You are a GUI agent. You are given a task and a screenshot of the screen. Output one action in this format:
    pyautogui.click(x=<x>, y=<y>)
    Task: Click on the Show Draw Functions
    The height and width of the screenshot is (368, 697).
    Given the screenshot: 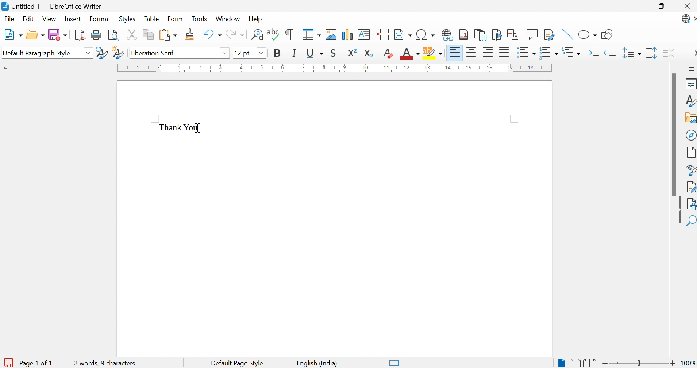 What is the action you would take?
    pyautogui.click(x=608, y=34)
    